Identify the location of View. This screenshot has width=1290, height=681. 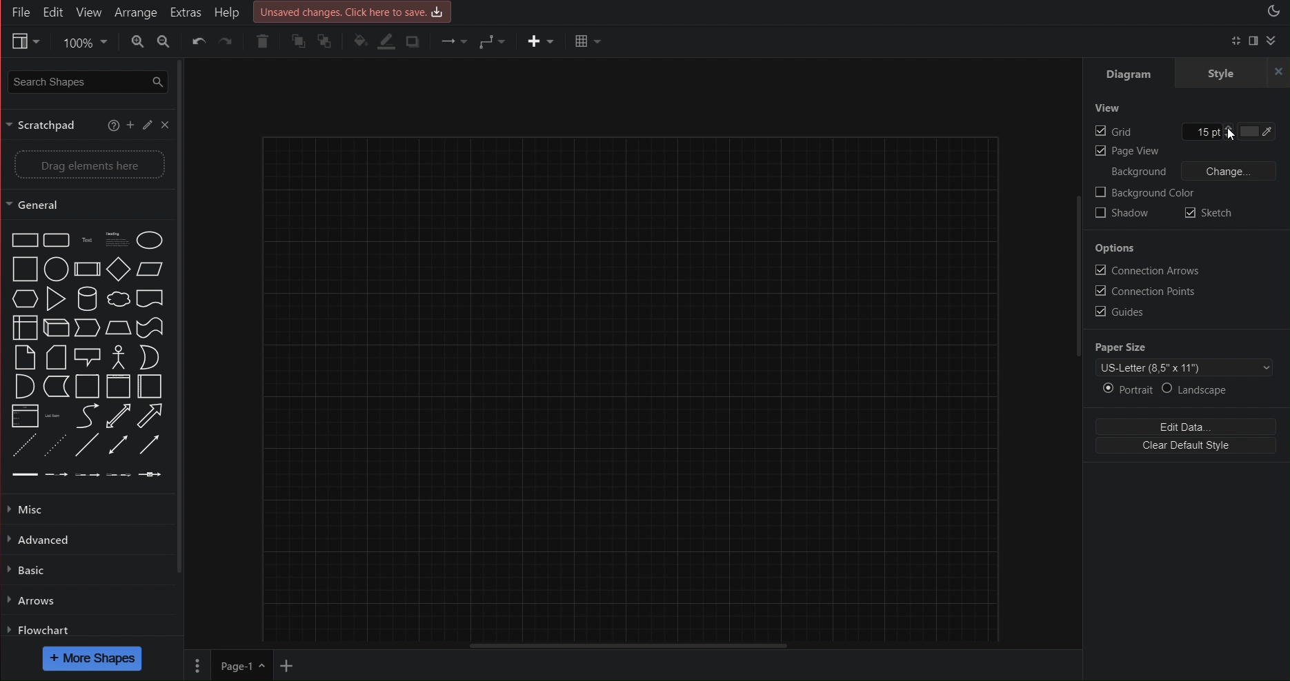
(1107, 105).